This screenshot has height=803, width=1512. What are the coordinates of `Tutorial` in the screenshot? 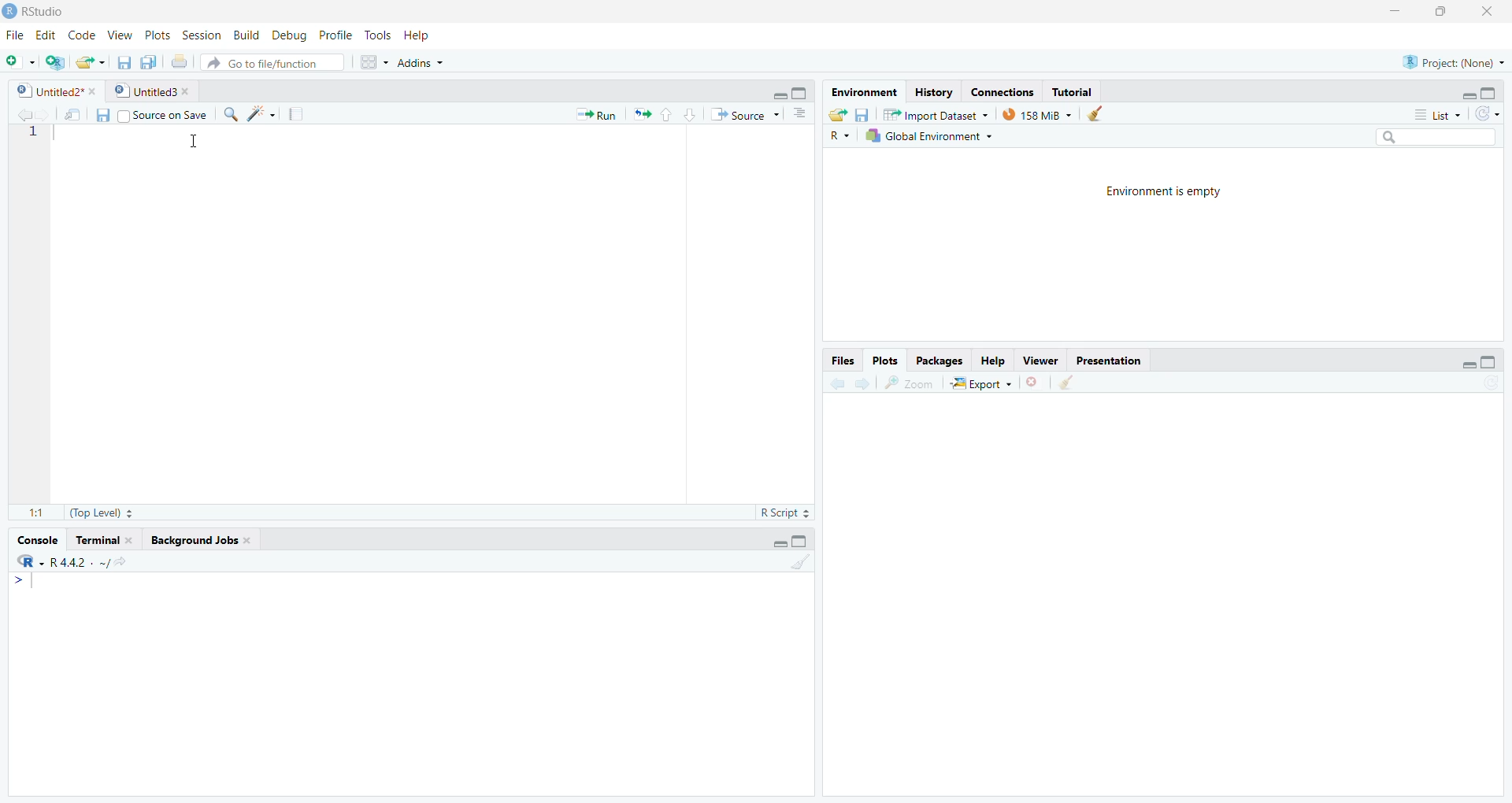 It's located at (1074, 91).